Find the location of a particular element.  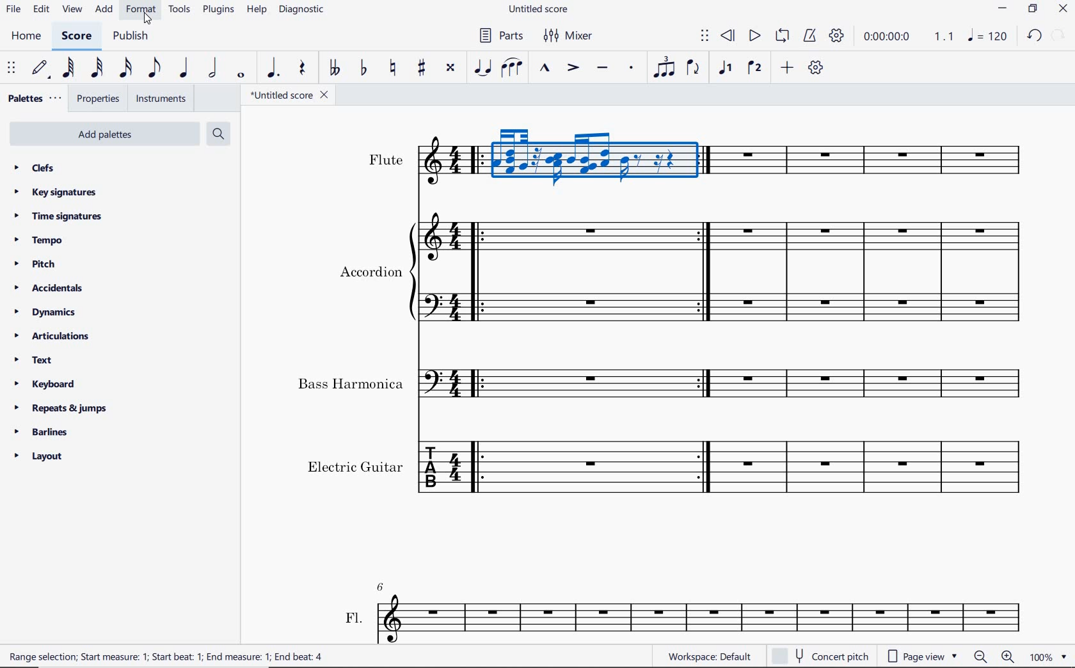

search palettes is located at coordinates (219, 134).